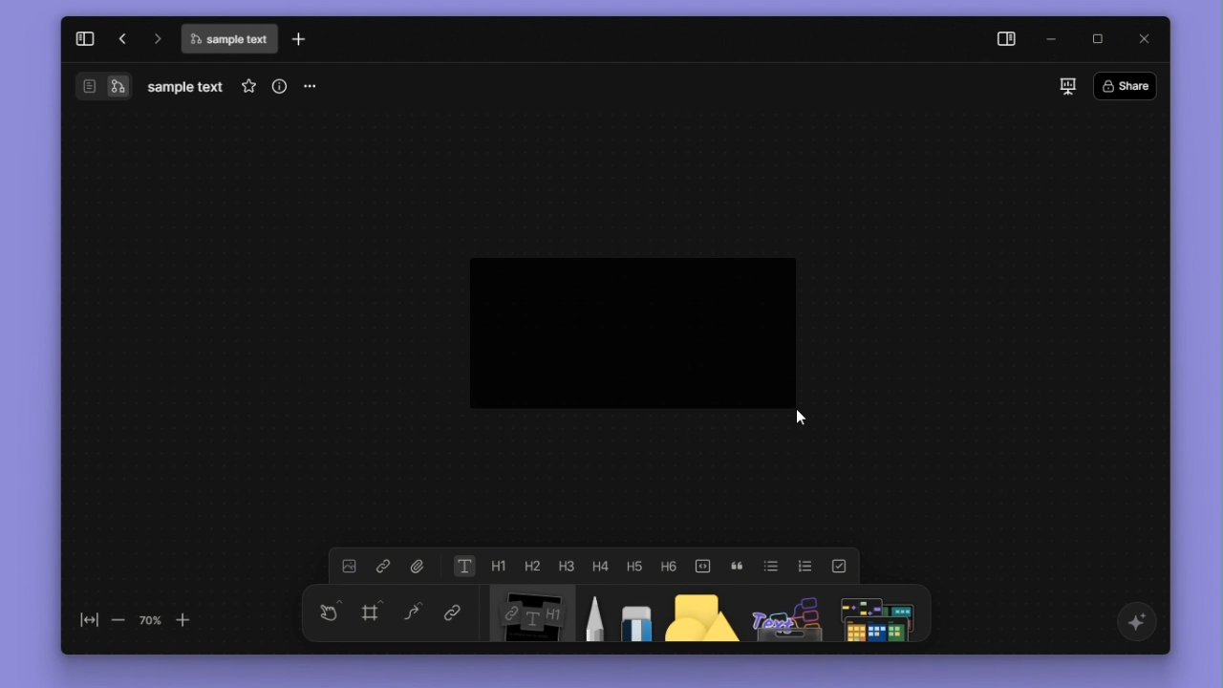 This screenshot has width=1223, height=688. Describe the element at coordinates (499, 566) in the screenshot. I see `heading 1` at that location.